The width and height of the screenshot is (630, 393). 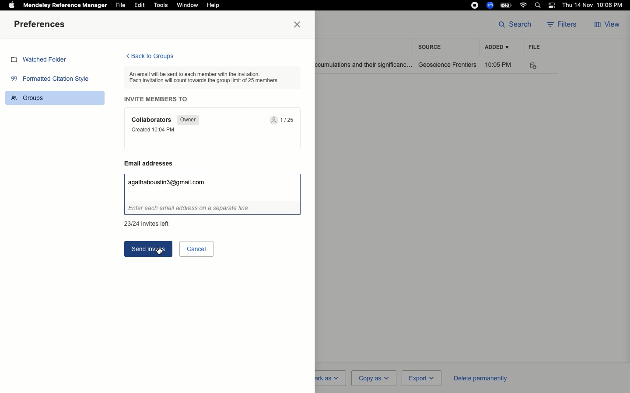 I want to click on Back to groups, so click(x=149, y=57).